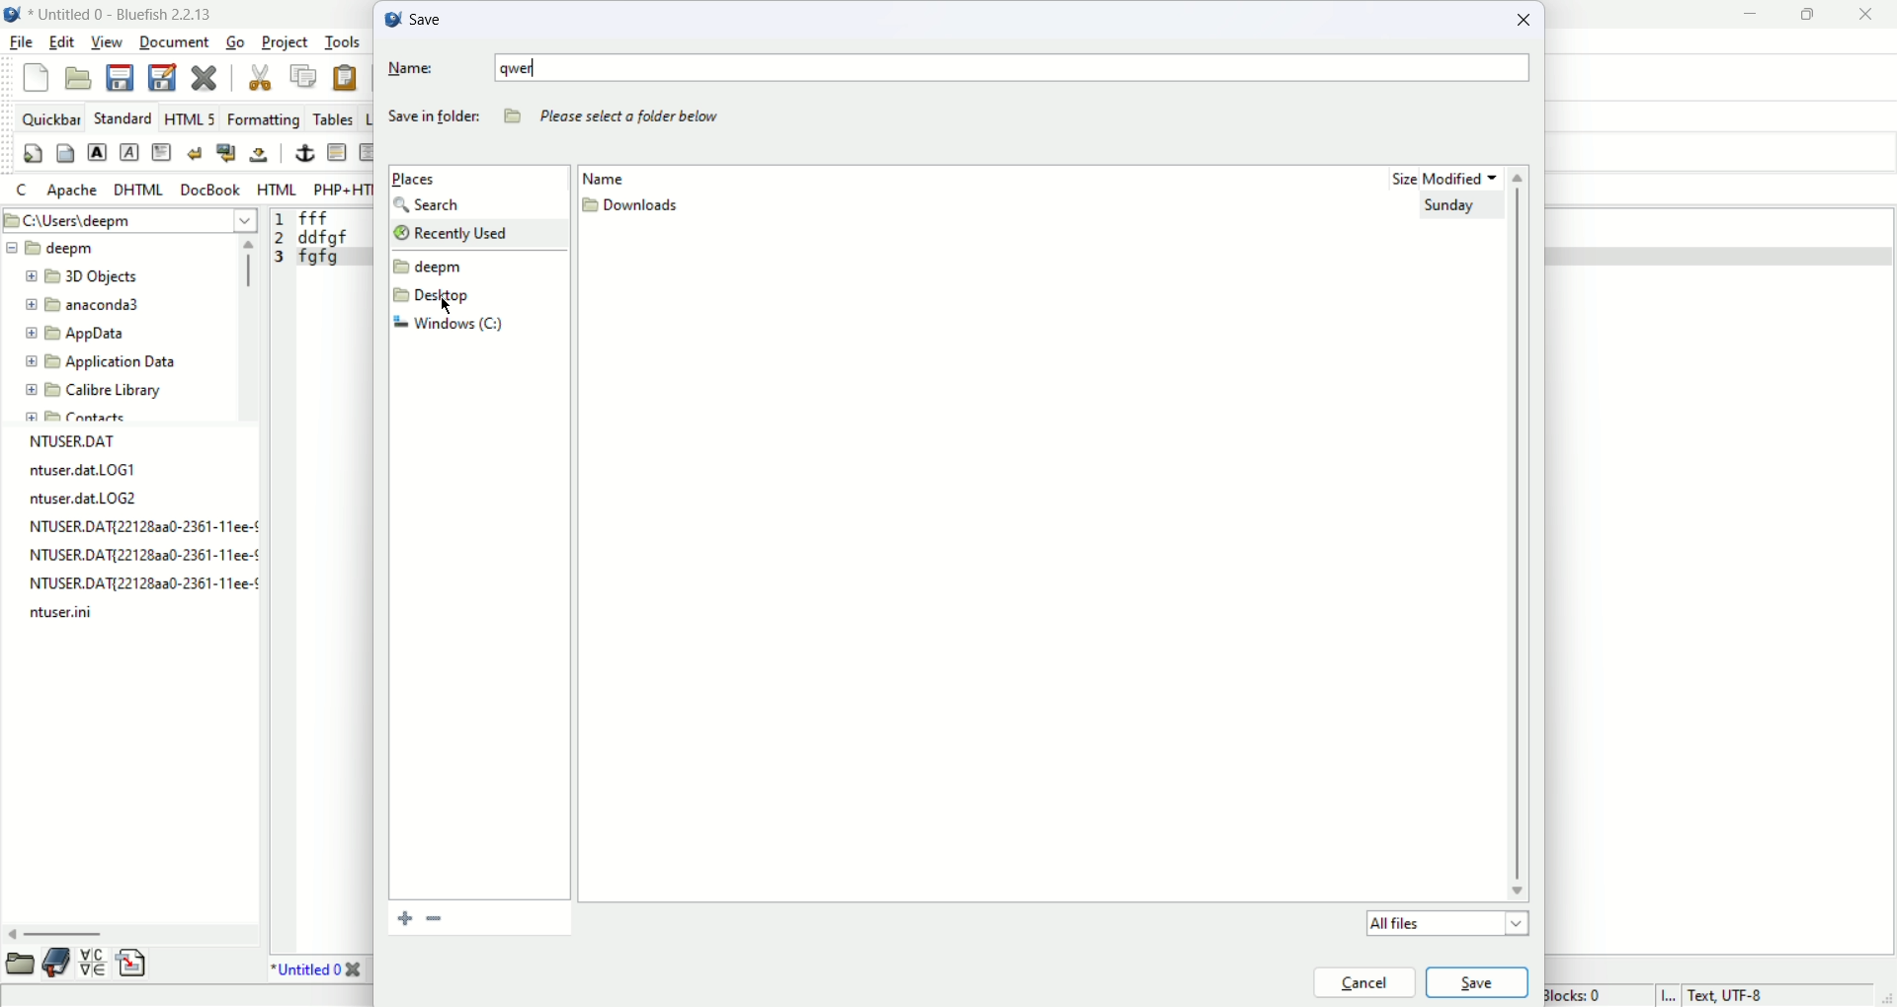 This screenshot has width=1897, height=1007. Describe the element at coordinates (1478, 982) in the screenshot. I see `save` at that location.